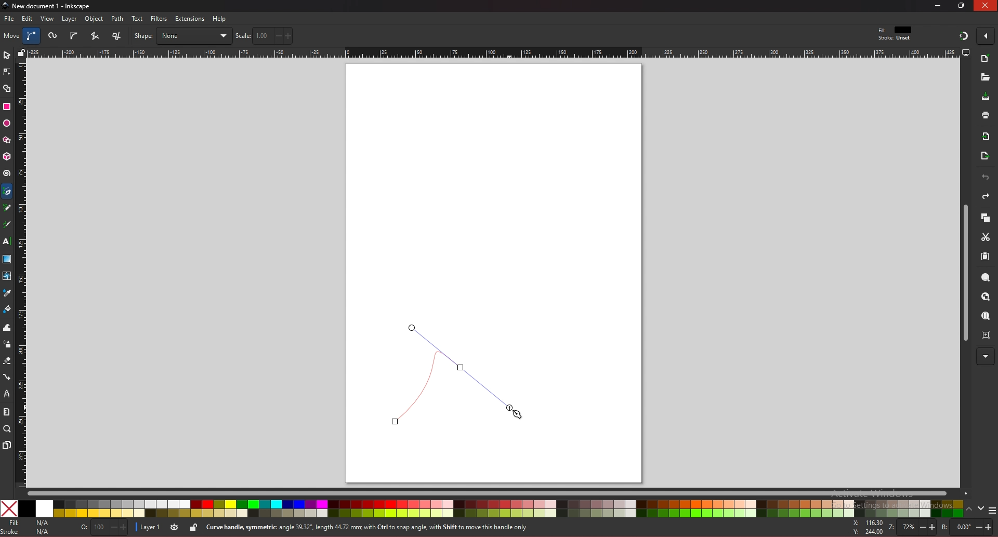 The height and width of the screenshot is (537, 998). Describe the element at coordinates (7, 259) in the screenshot. I see `gradient` at that location.